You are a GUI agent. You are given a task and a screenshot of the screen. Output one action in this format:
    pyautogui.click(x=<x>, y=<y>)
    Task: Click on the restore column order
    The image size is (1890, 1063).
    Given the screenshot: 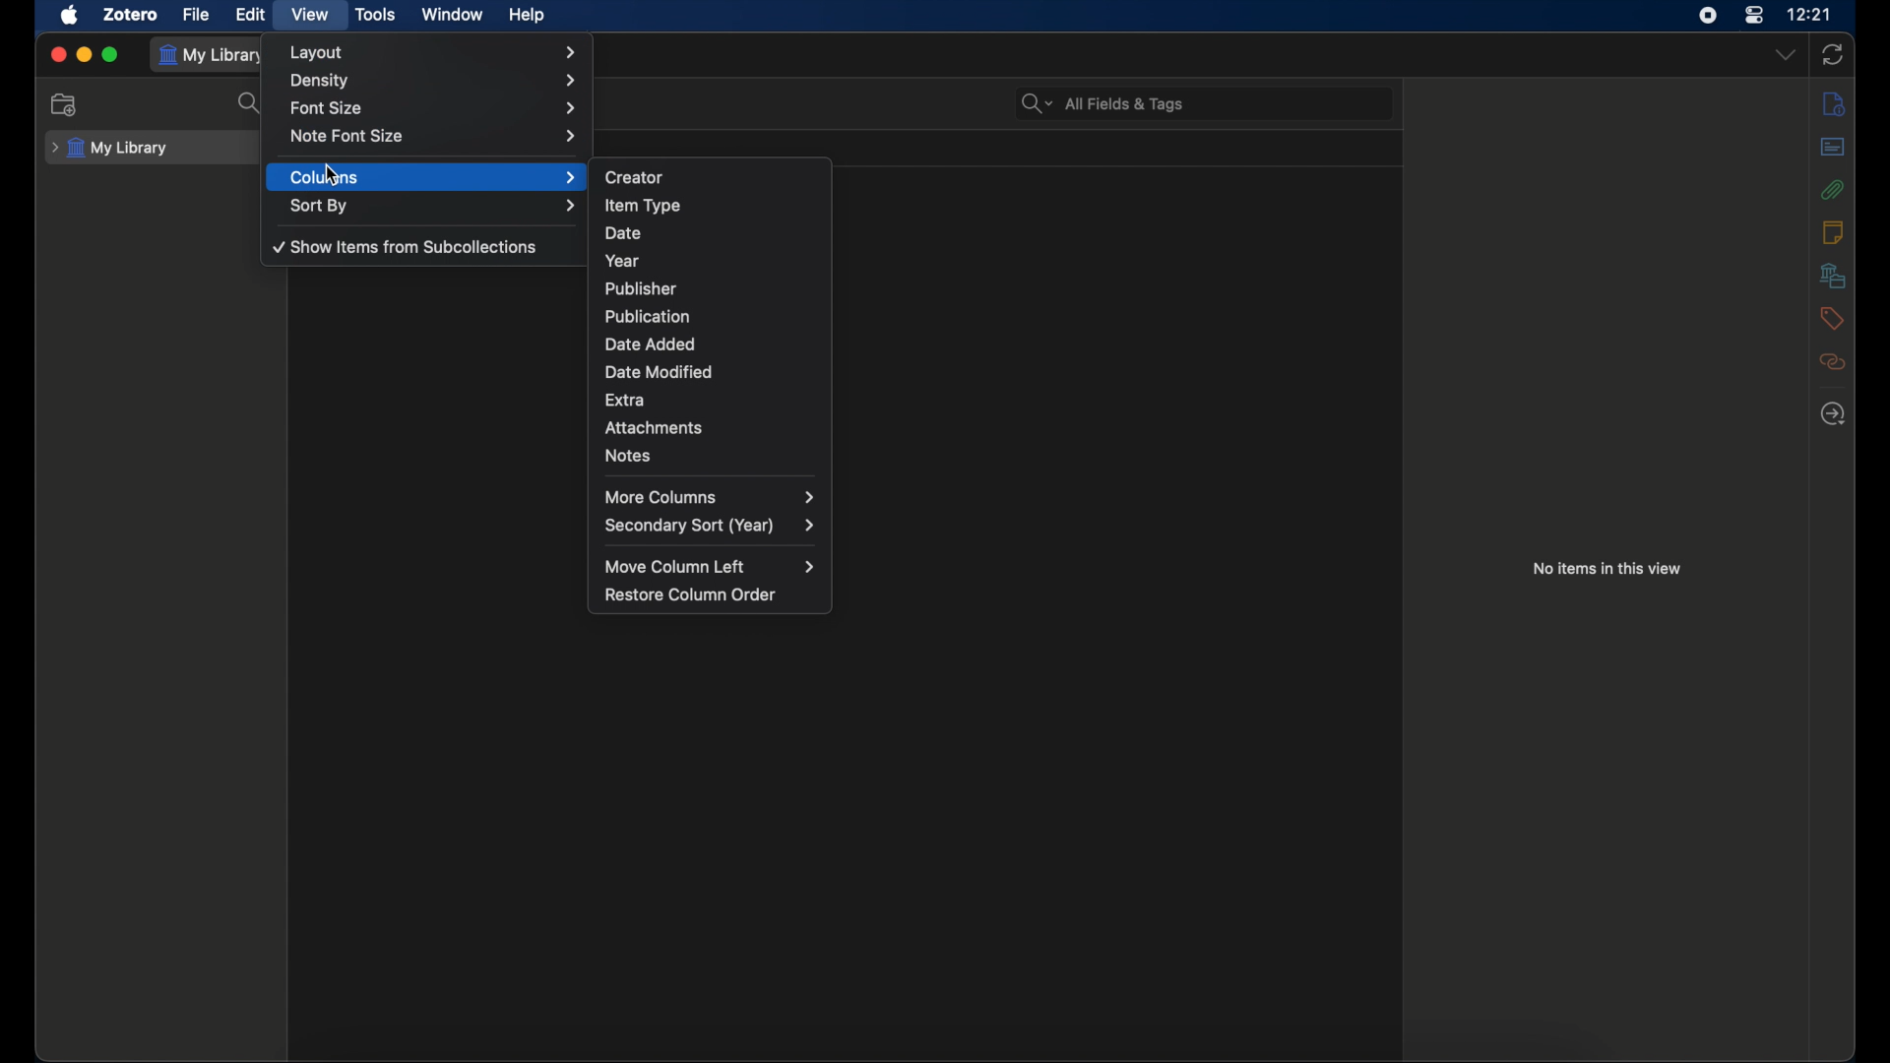 What is the action you would take?
    pyautogui.click(x=692, y=594)
    